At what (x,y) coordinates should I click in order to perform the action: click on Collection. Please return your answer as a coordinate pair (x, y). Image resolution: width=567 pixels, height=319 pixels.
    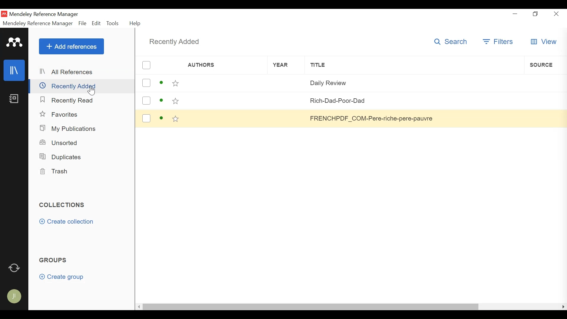
    Looking at the image, I should click on (63, 205).